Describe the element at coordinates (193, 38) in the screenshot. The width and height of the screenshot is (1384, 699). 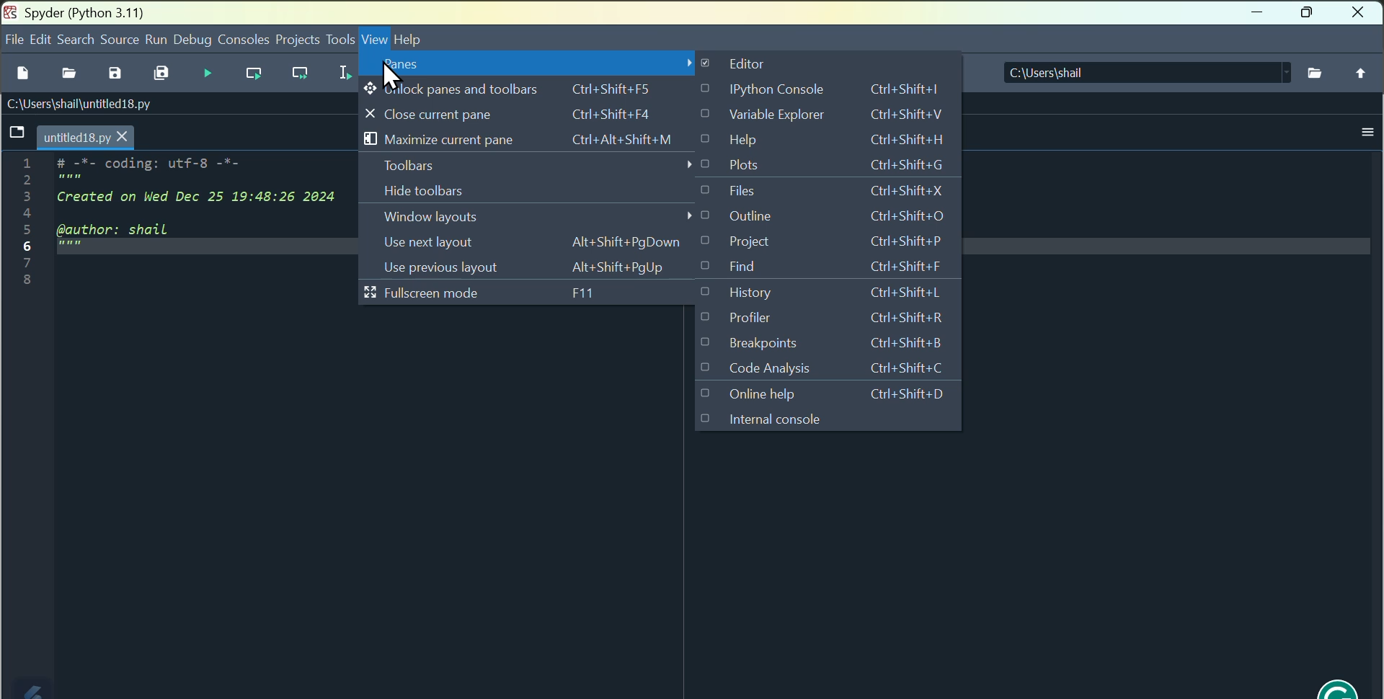
I see `Debug` at that location.